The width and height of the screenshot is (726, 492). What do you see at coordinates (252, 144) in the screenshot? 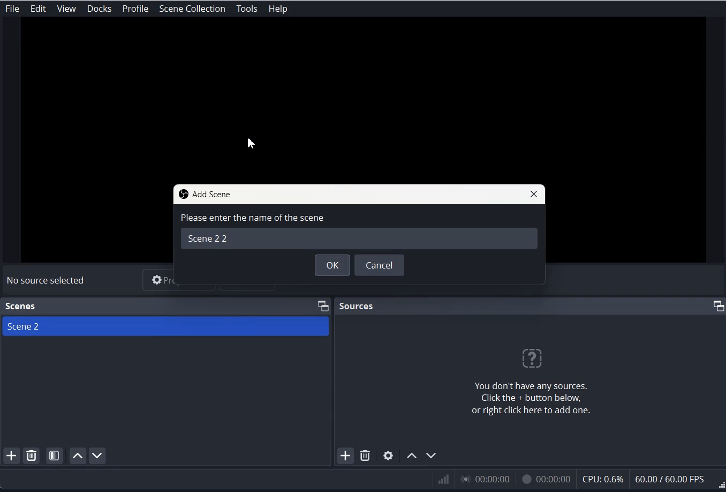
I see `Cursor` at bounding box center [252, 144].